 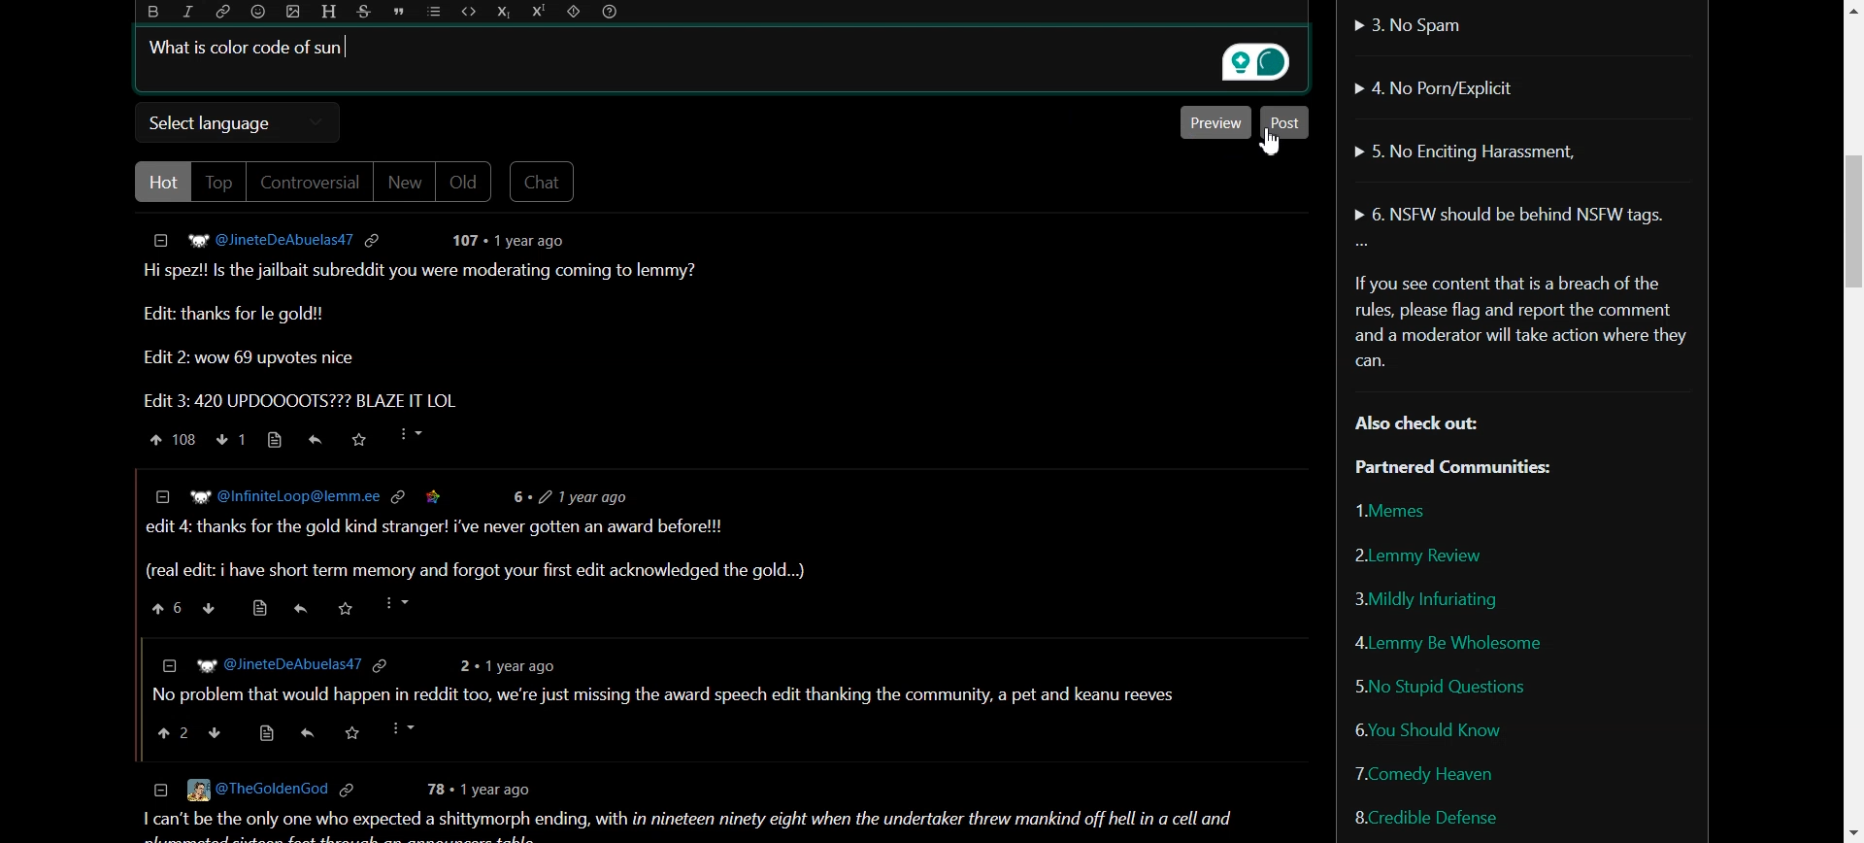 What do you see at coordinates (160, 182) in the screenshot?
I see `Hot` at bounding box center [160, 182].